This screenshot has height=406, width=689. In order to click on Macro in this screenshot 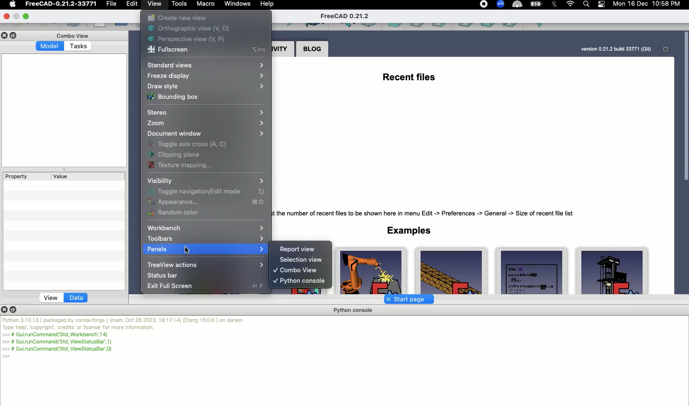, I will do `click(206, 4)`.